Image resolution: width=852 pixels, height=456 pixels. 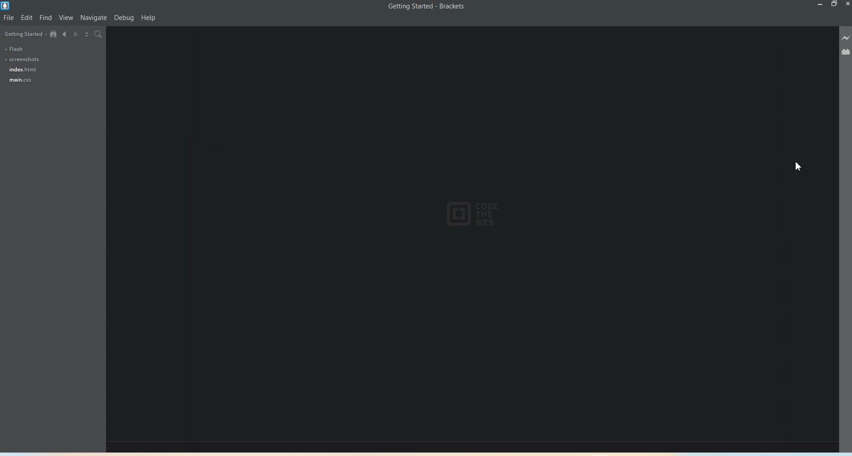 What do you see at coordinates (9, 18) in the screenshot?
I see `File` at bounding box center [9, 18].